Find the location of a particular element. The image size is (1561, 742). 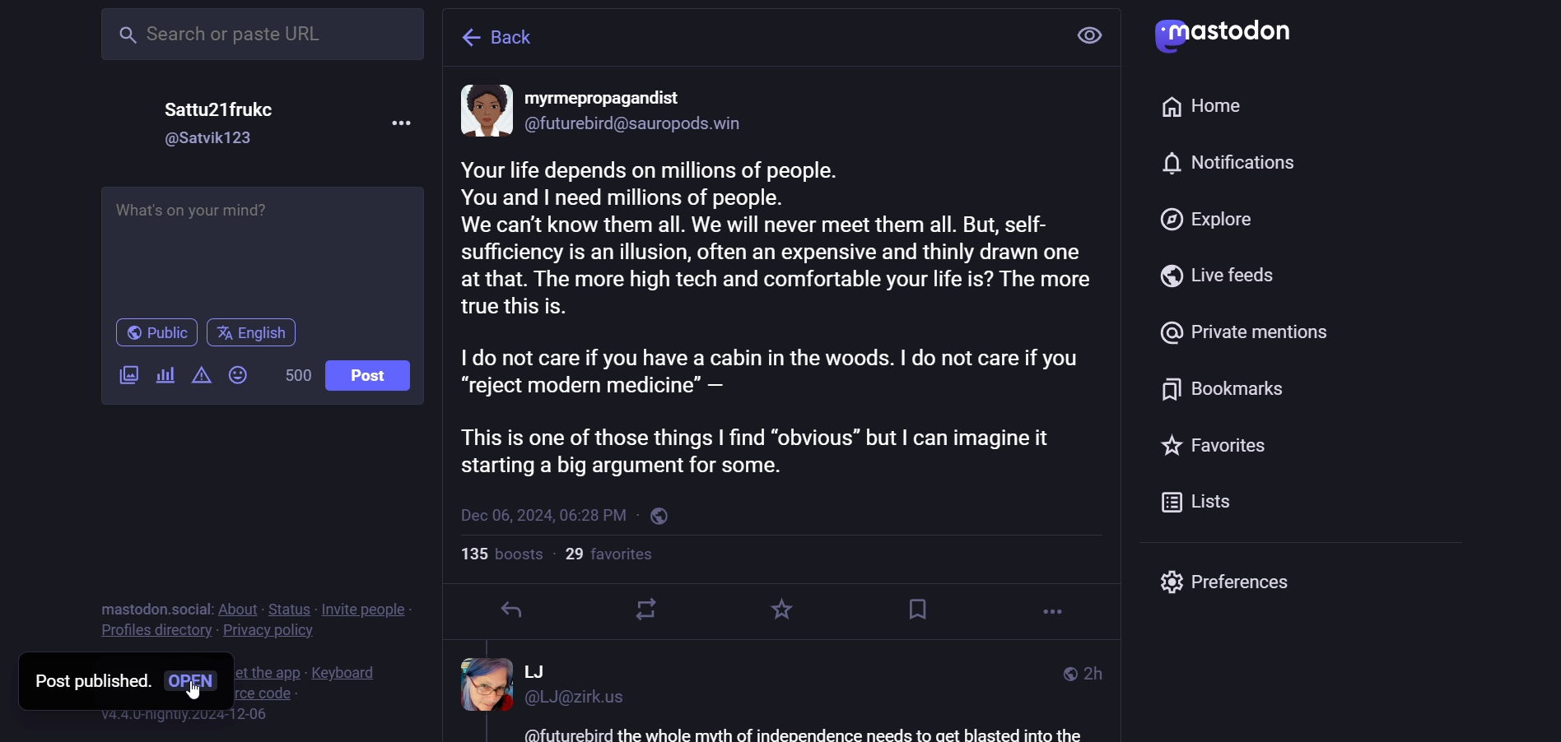

mastodon social is located at coordinates (151, 608).